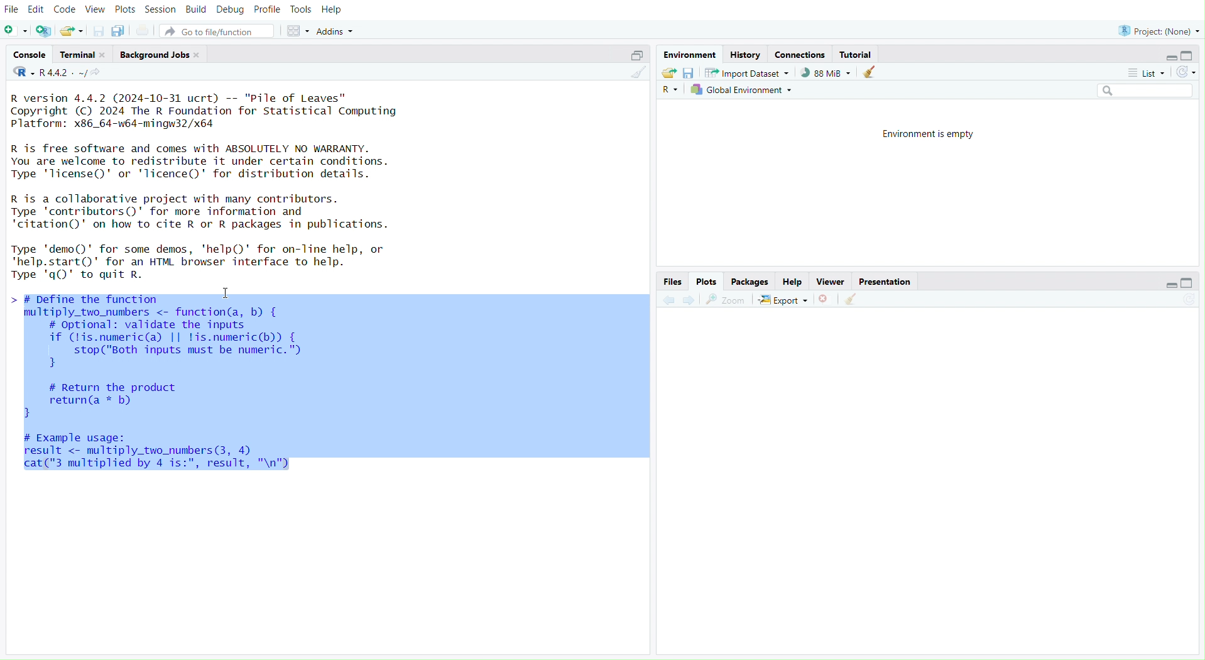  I want to click on > # Define the function B

multiply _two_nunbers <- function(a, b) {
# optional: validate the inputs
if (lis.numeric(a) || lis.numeric(b)) {

stop("Both inputs must be numeric."

3
# Return the product
return(a * b)

3

# Example usage:

result < multiply_two_nunbers(3, 4)

cat("3 multiplied by 4 is:", result, "\n"), so click(325, 391).